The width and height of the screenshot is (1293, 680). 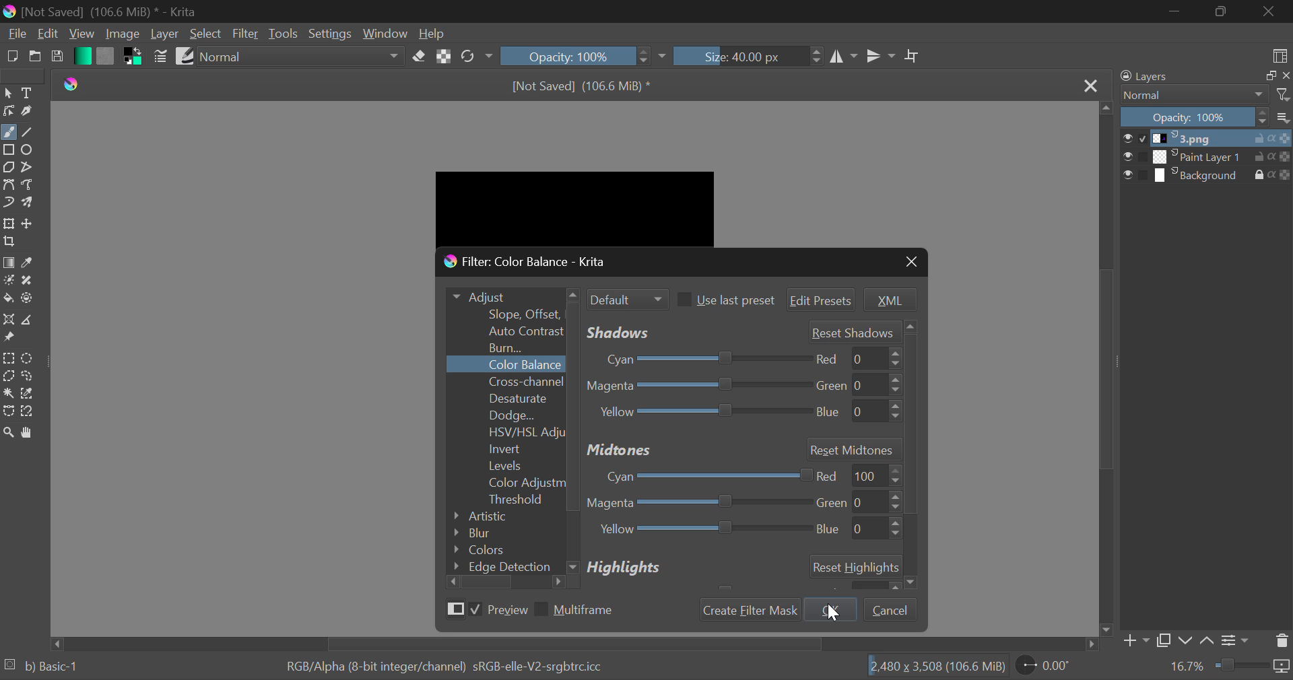 What do you see at coordinates (506, 382) in the screenshot?
I see `Cross-channel` at bounding box center [506, 382].